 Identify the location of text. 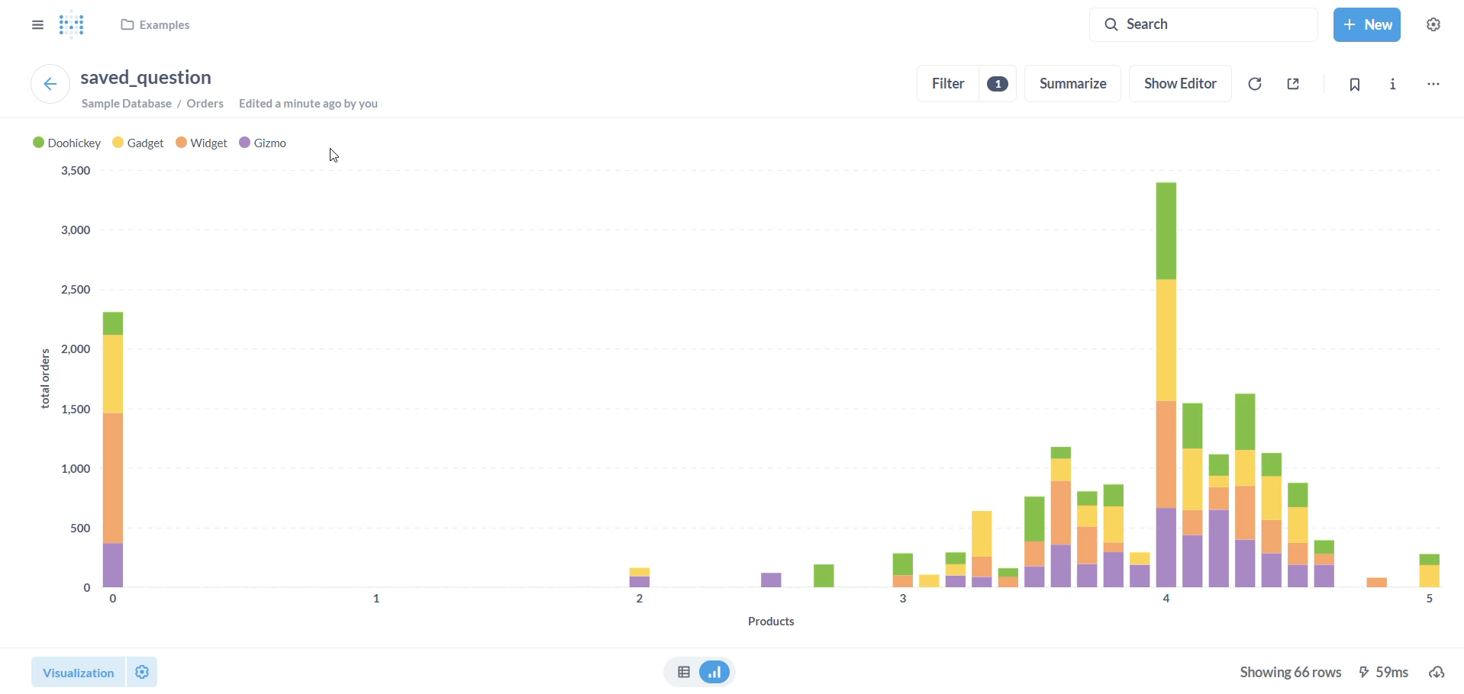
(240, 104).